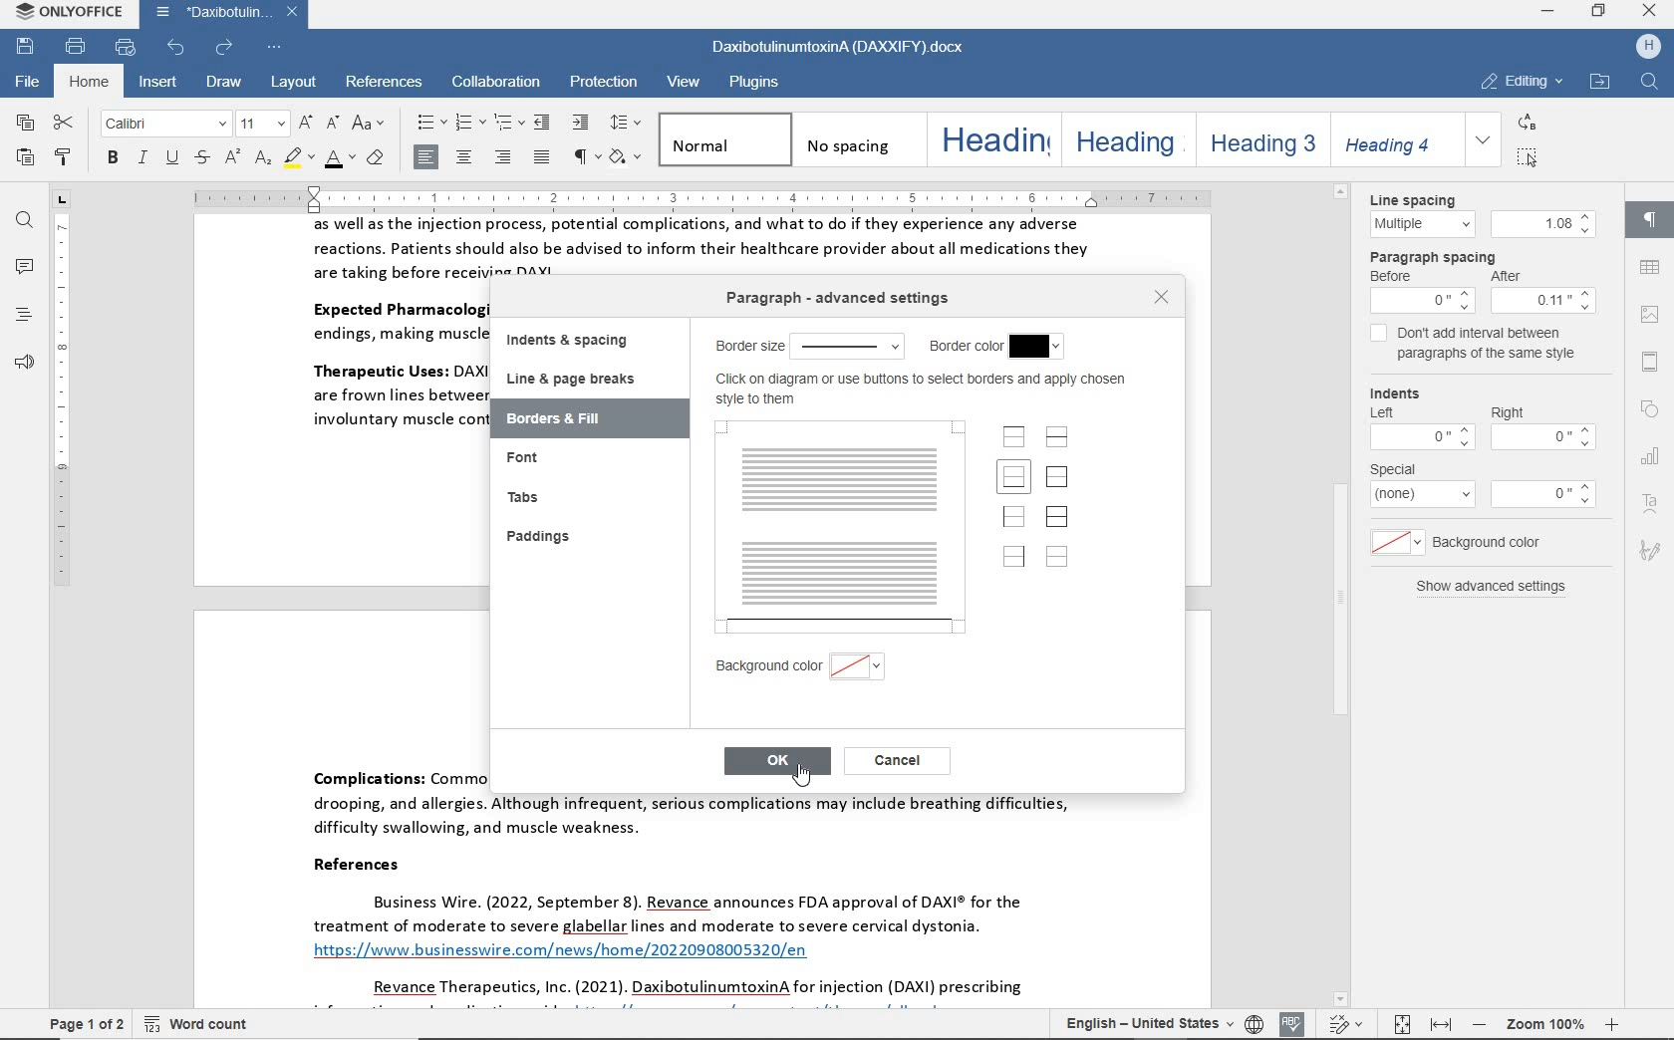 The image size is (1674, 1040). I want to click on replace, so click(1525, 122).